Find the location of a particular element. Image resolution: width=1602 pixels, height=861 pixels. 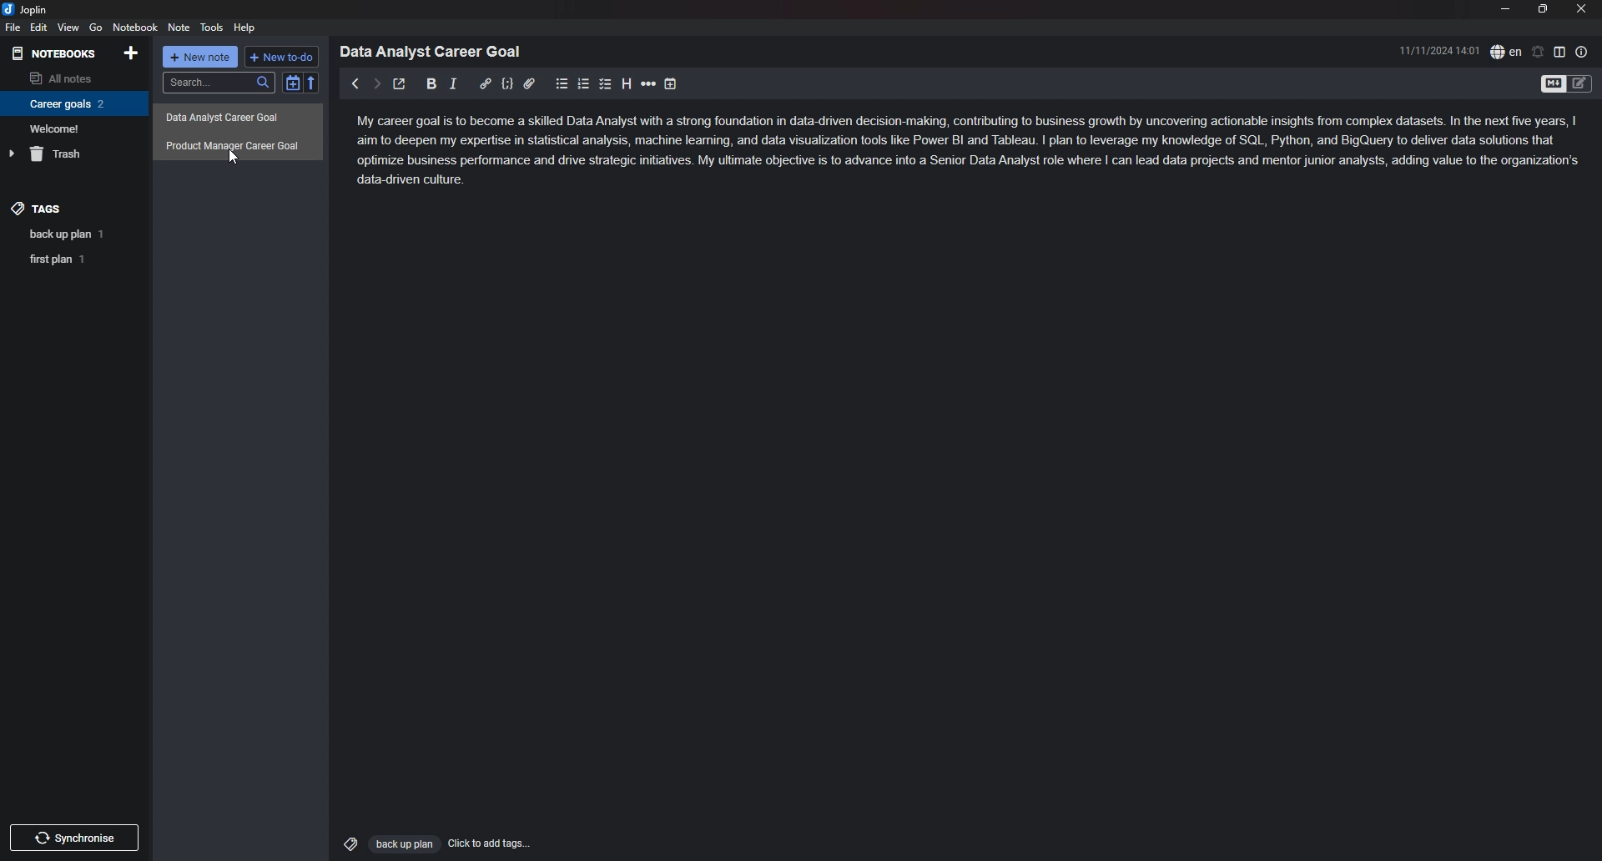

+ new note is located at coordinates (200, 57).